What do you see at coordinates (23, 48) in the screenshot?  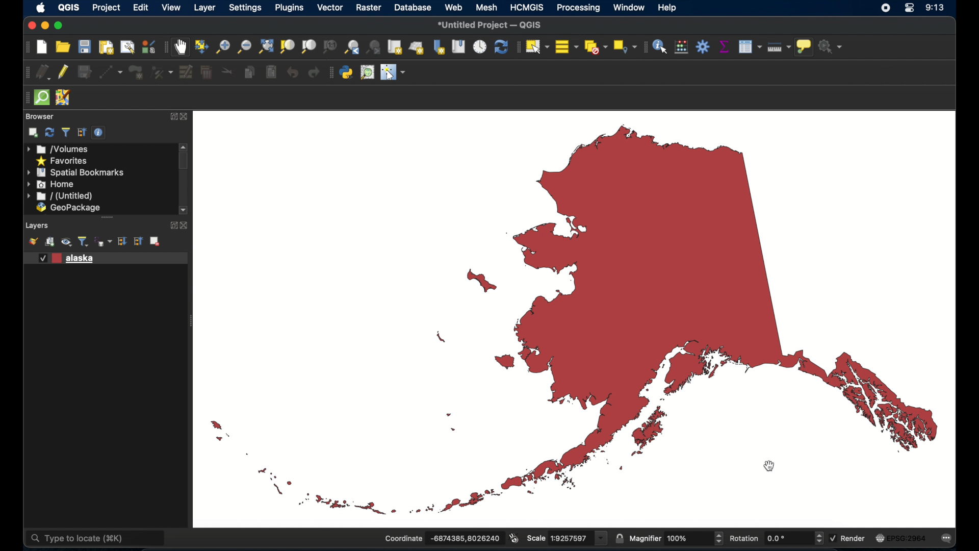 I see `project toolbar` at bounding box center [23, 48].